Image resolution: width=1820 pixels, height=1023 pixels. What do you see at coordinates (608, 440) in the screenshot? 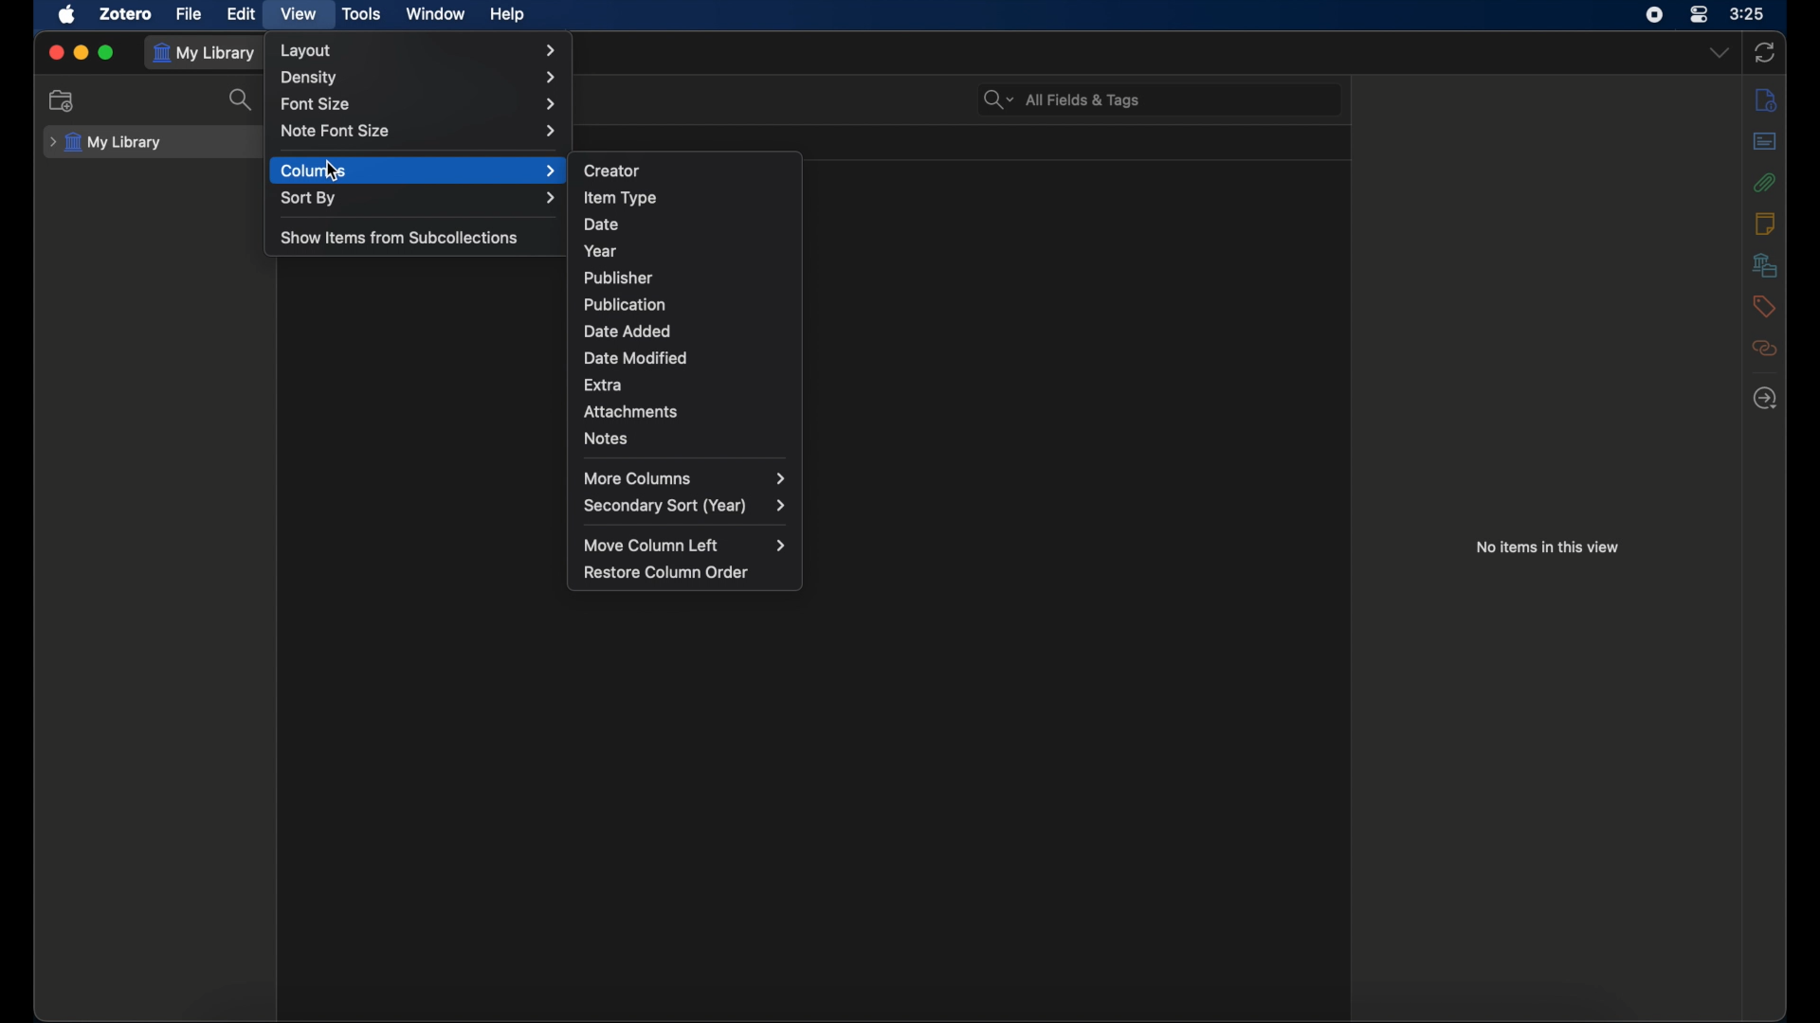
I see `notes` at bounding box center [608, 440].